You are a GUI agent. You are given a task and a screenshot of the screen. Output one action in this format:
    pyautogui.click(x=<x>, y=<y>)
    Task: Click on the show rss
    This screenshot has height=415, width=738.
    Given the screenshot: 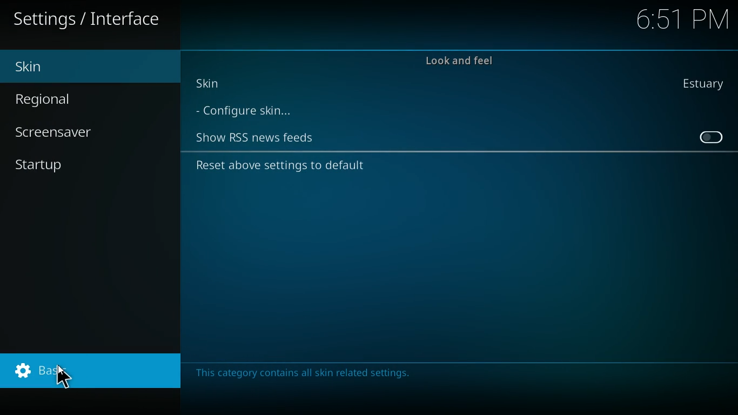 What is the action you would take?
    pyautogui.click(x=256, y=138)
    